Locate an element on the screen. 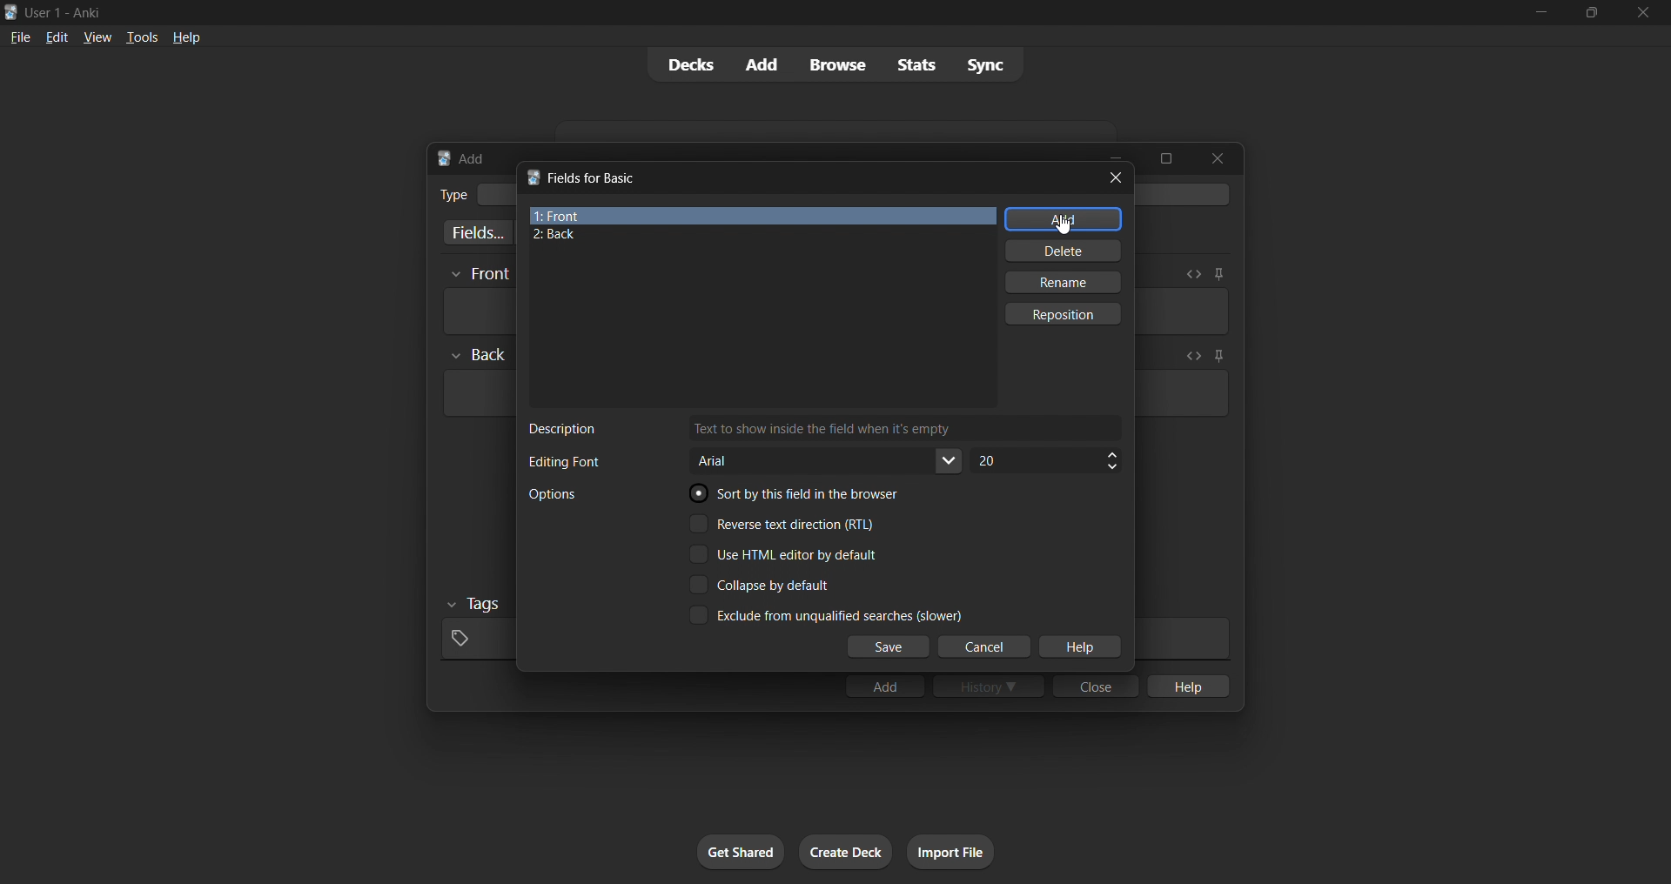  field font size is located at coordinates (1045, 461).